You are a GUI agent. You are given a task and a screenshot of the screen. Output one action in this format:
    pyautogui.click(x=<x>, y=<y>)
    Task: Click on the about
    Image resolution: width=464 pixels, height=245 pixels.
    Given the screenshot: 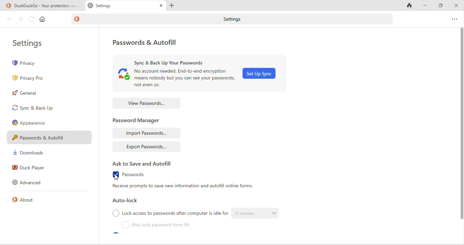 What is the action you would take?
    pyautogui.click(x=26, y=200)
    